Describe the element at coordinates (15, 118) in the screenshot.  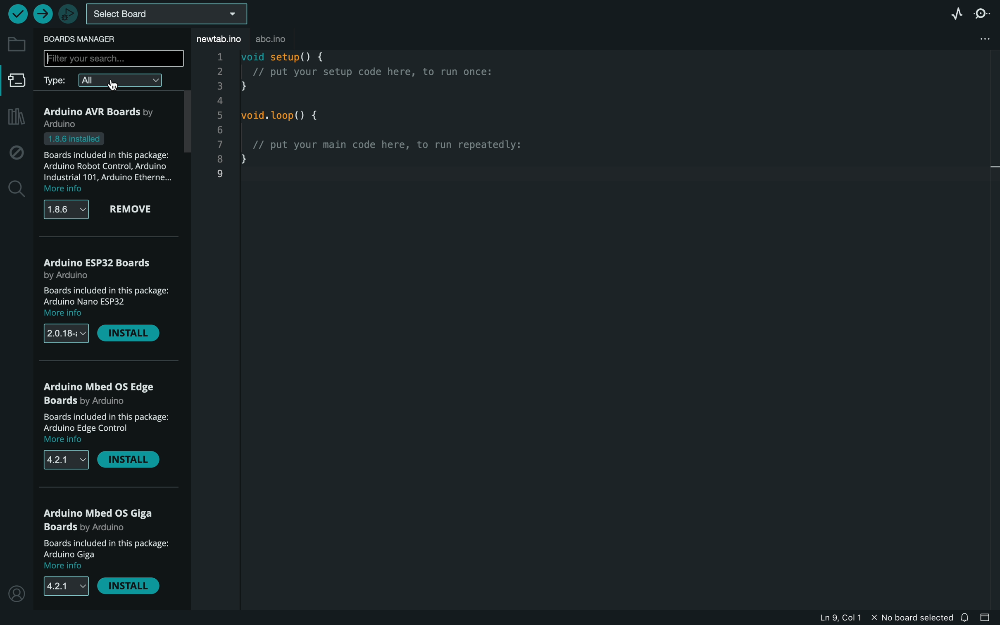
I see `library manager` at that location.